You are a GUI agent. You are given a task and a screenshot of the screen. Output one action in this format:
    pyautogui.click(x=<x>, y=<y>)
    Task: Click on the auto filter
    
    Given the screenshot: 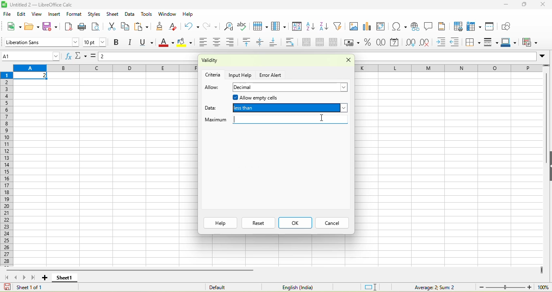 What is the action you would take?
    pyautogui.click(x=339, y=26)
    